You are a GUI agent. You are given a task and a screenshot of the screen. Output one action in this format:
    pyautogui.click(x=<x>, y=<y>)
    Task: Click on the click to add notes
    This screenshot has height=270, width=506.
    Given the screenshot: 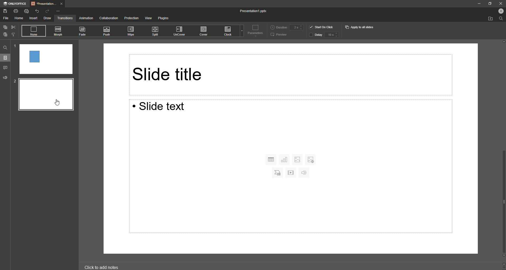 What is the action you would take?
    pyautogui.click(x=103, y=266)
    